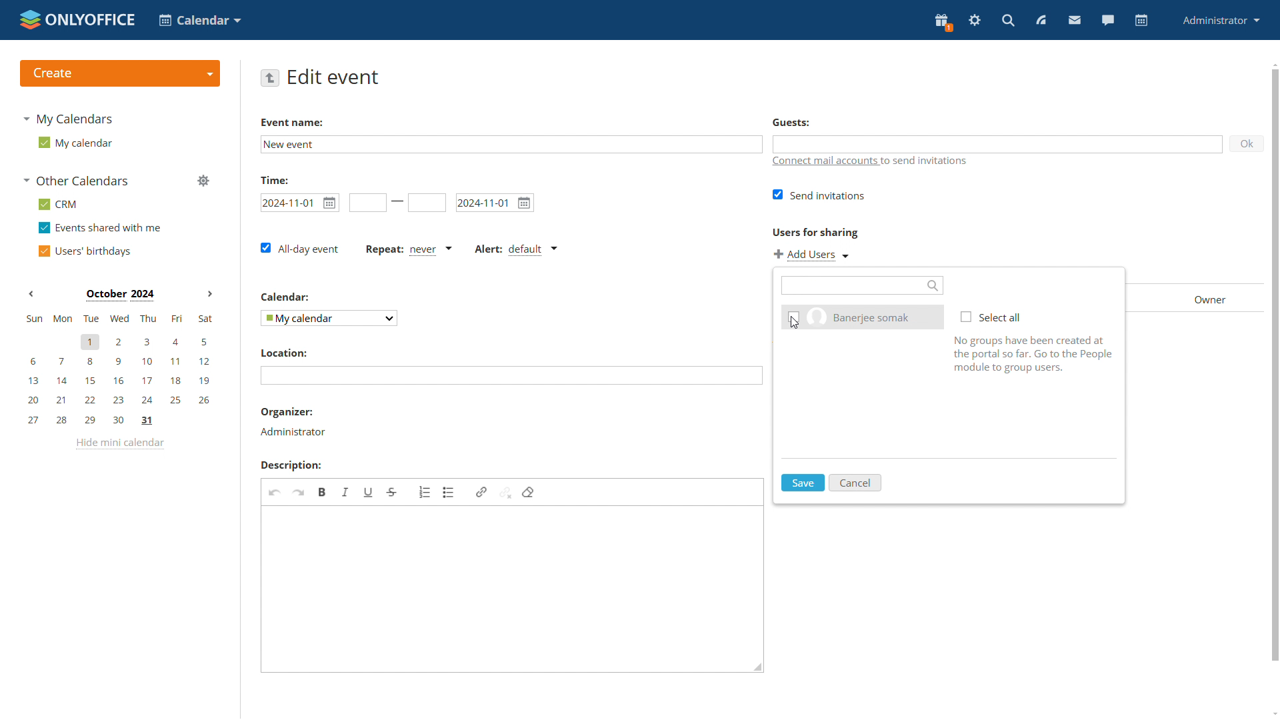  I want to click on underline, so click(367, 493).